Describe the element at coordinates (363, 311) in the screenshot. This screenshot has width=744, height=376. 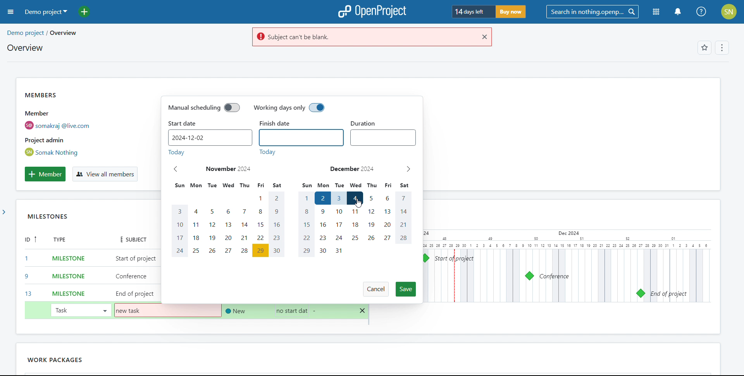
I see `delete` at that location.